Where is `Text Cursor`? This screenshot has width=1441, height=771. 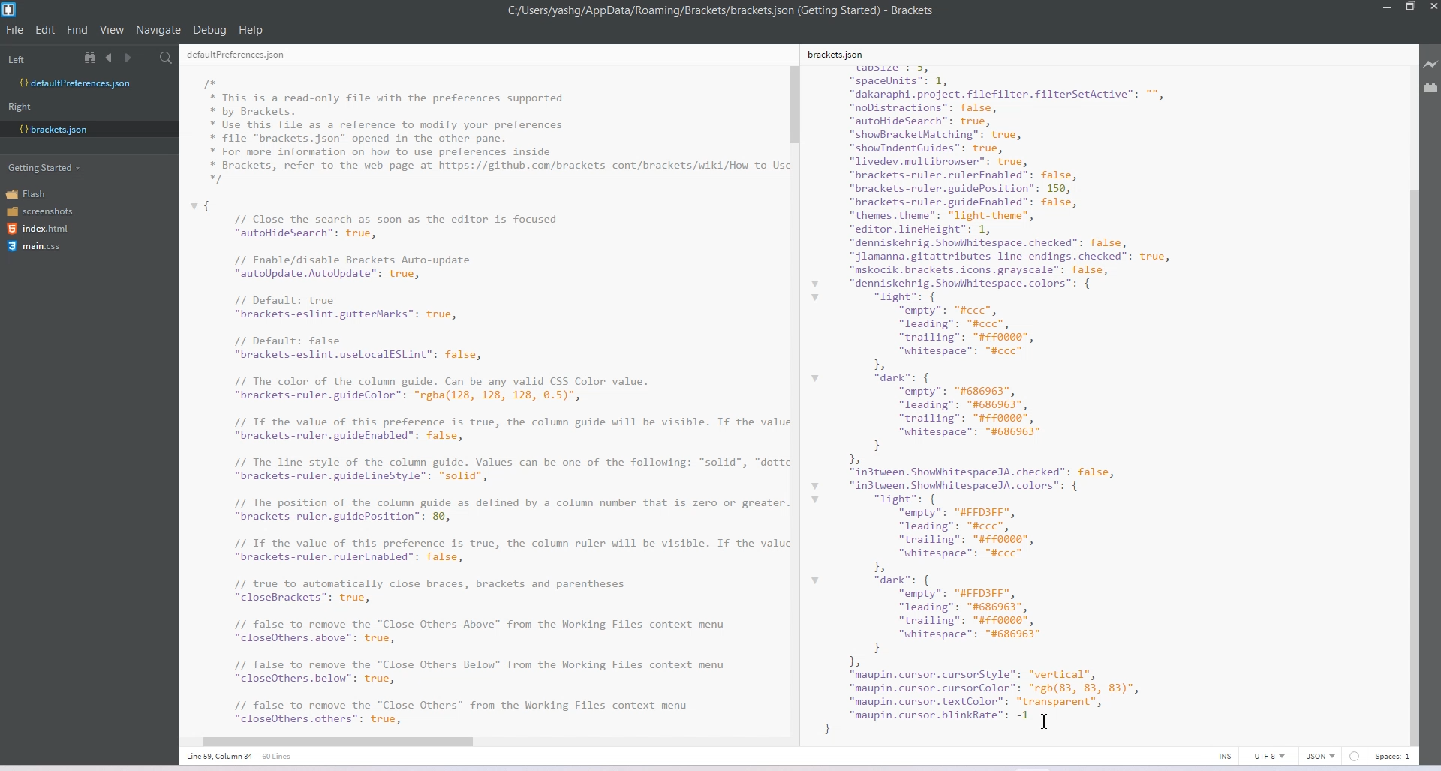 Text Cursor is located at coordinates (1045, 721).